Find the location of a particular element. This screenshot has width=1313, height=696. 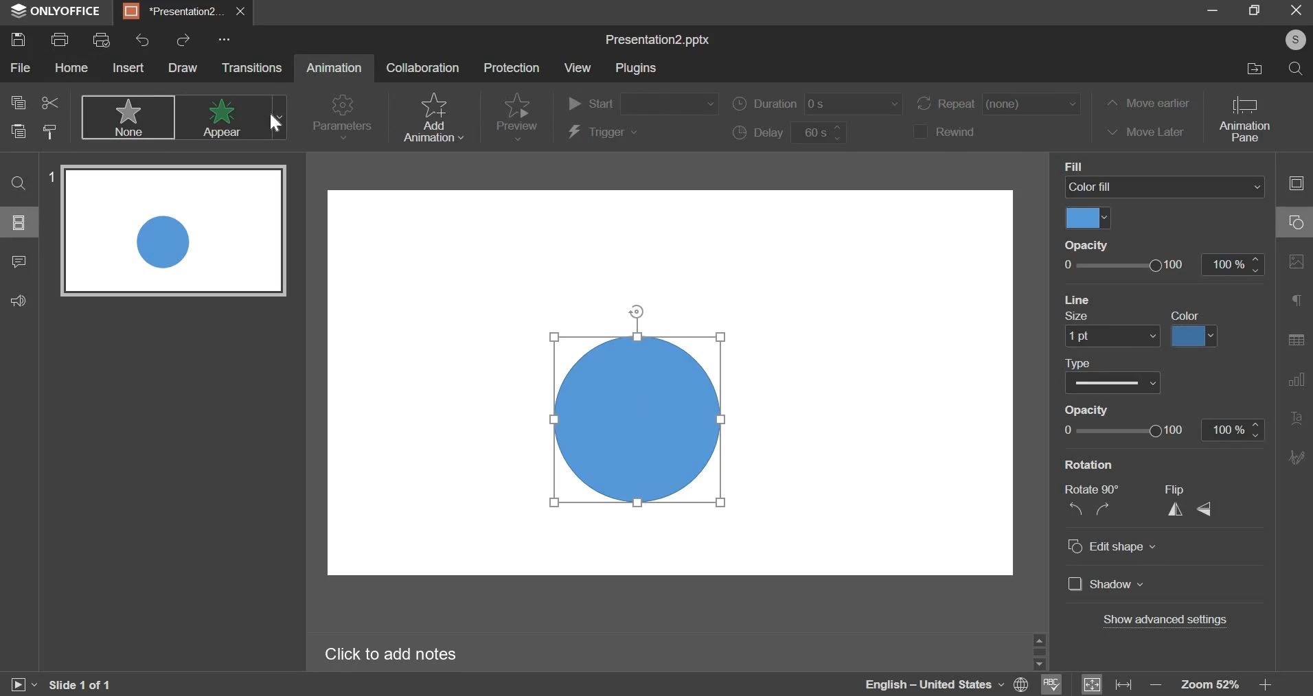

Protection is located at coordinates (514, 69).